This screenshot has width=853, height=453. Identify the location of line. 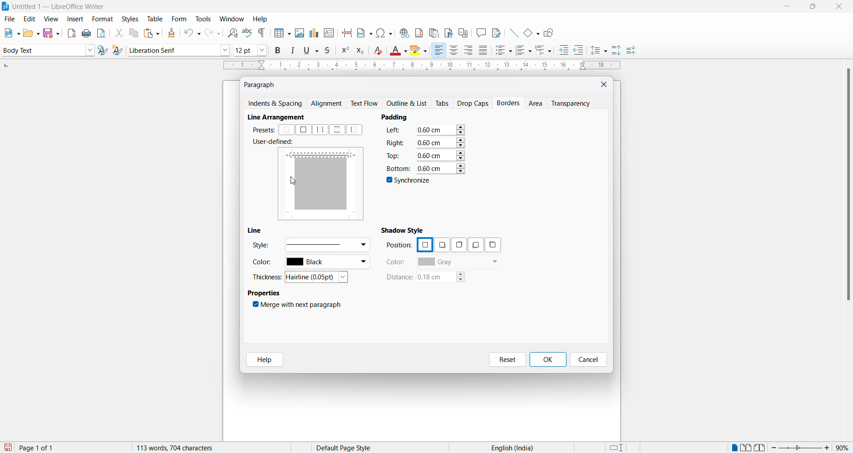
(511, 32).